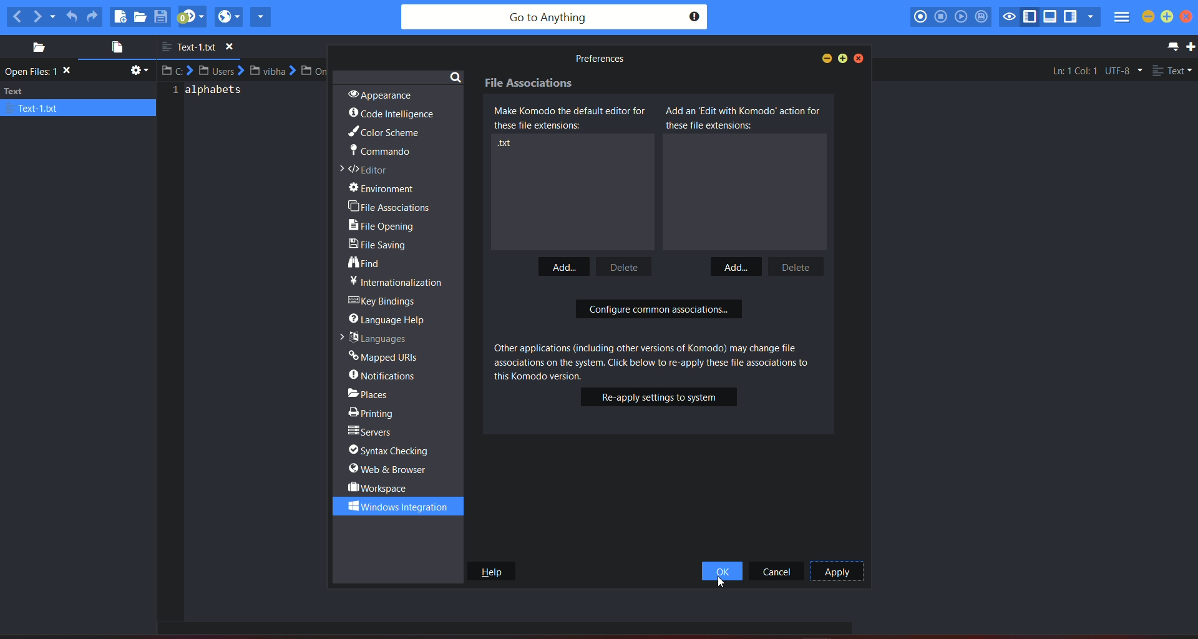  What do you see at coordinates (203, 47) in the screenshot?
I see `file name` at bounding box center [203, 47].